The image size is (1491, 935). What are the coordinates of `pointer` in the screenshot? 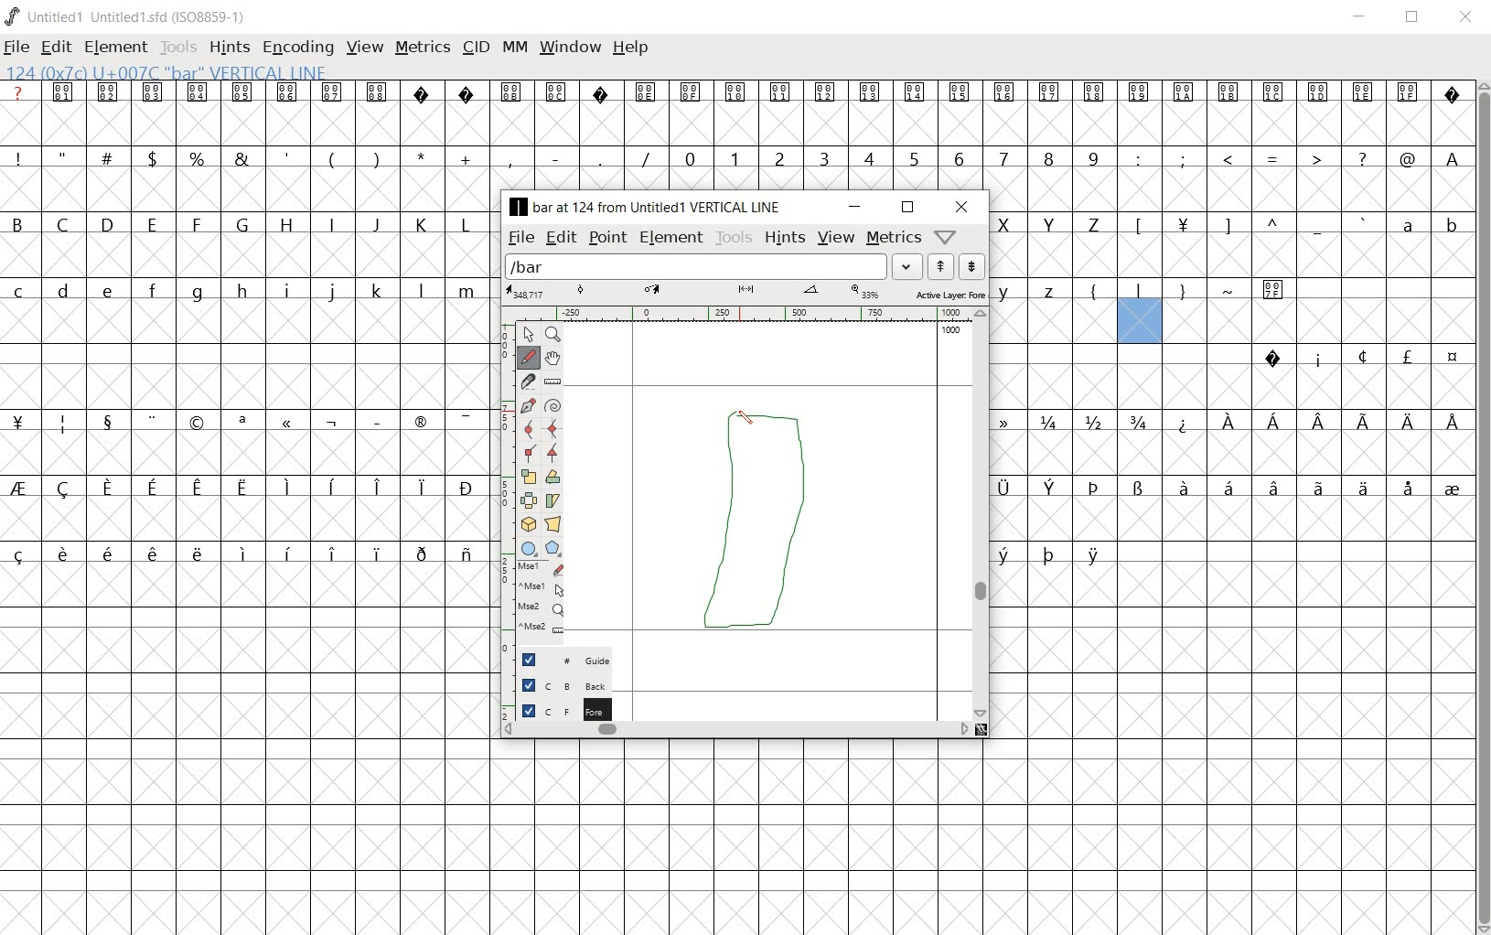 It's located at (526, 335).